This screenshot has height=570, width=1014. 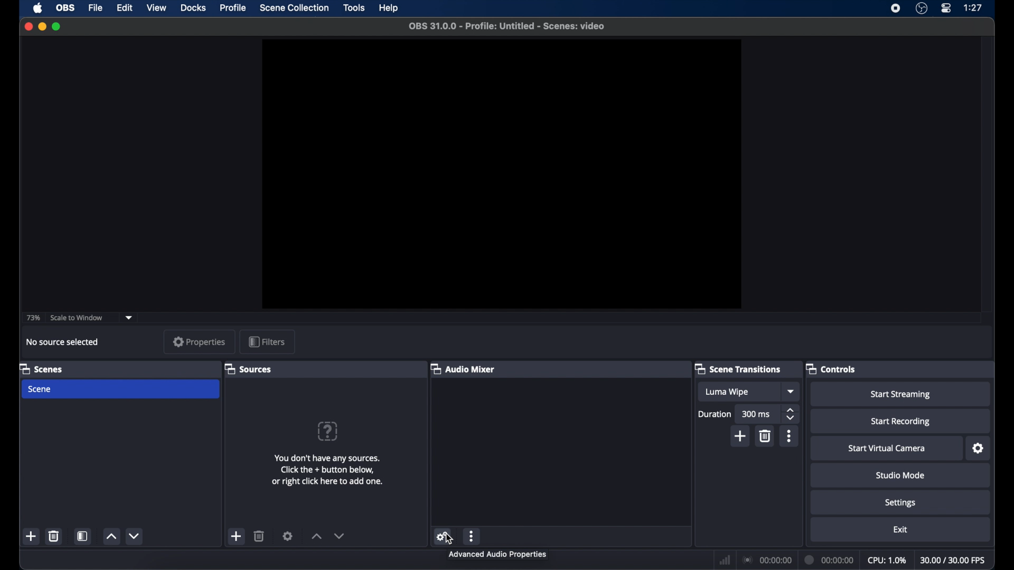 I want to click on start streaming, so click(x=901, y=395).